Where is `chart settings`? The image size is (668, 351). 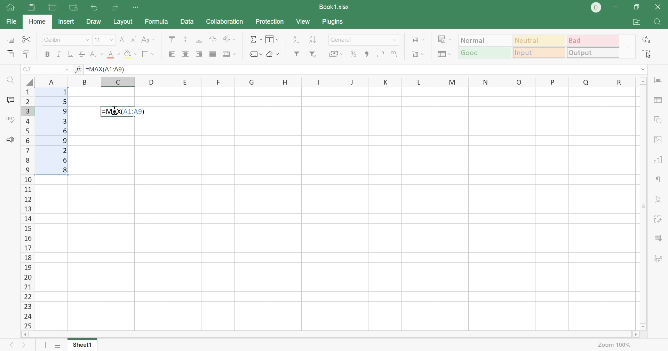
chart settings is located at coordinates (659, 160).